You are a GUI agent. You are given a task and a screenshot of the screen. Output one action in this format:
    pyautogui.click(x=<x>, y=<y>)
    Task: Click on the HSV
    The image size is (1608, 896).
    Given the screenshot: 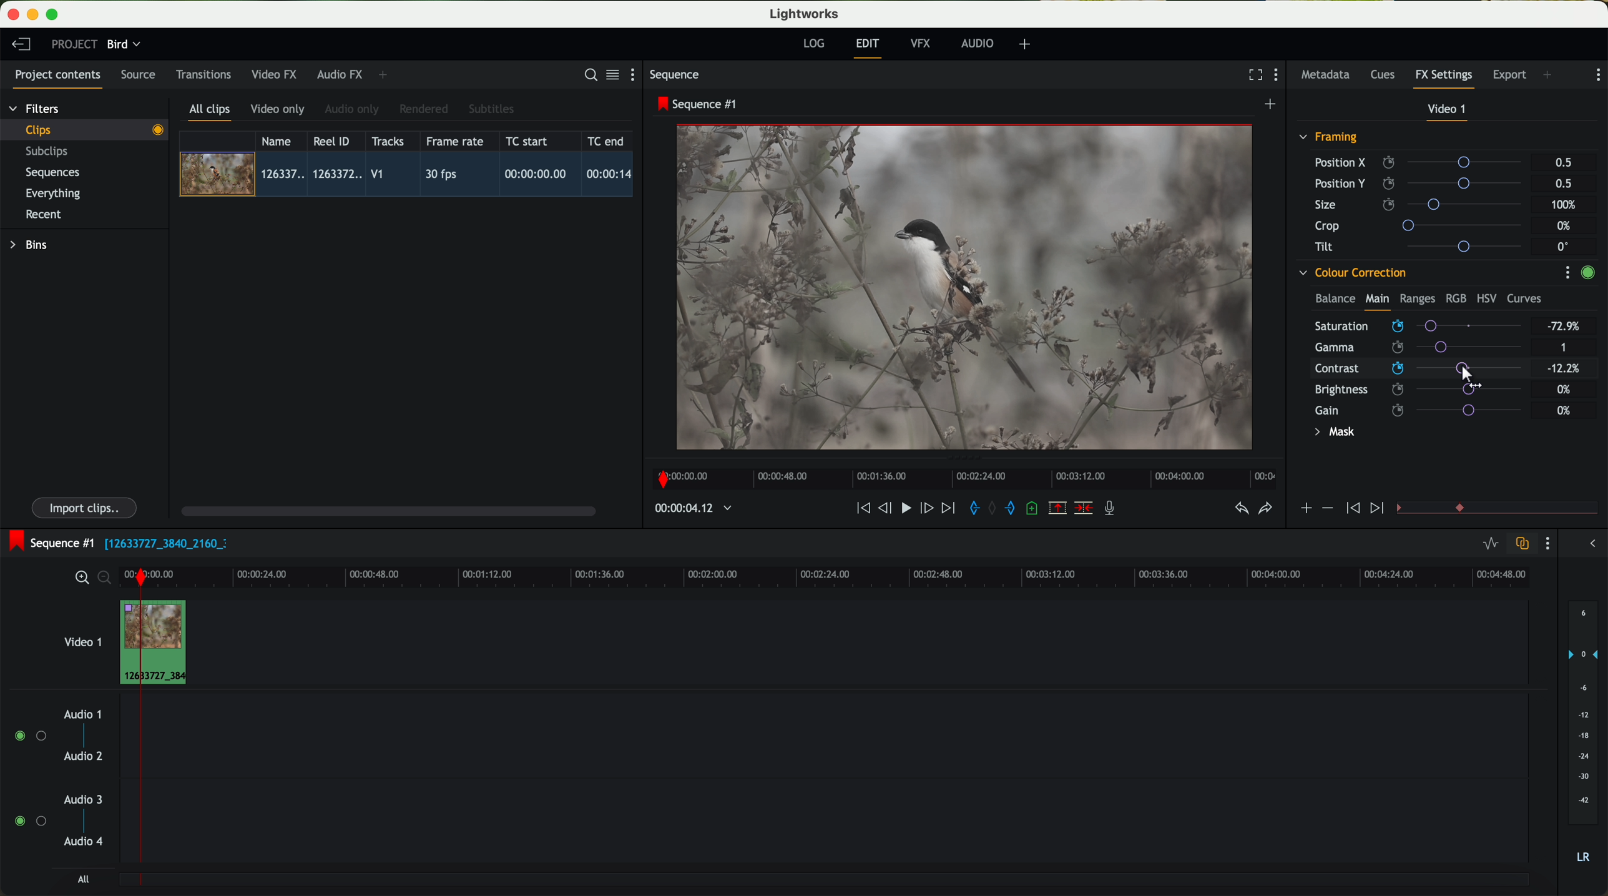 What is the action you would take?
    pyautogui.click(x=1486, y=298)
    